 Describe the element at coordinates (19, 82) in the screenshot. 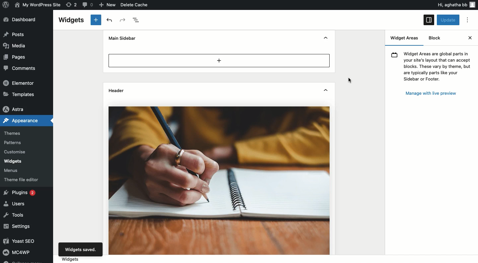

I see `Elementor` at that location.